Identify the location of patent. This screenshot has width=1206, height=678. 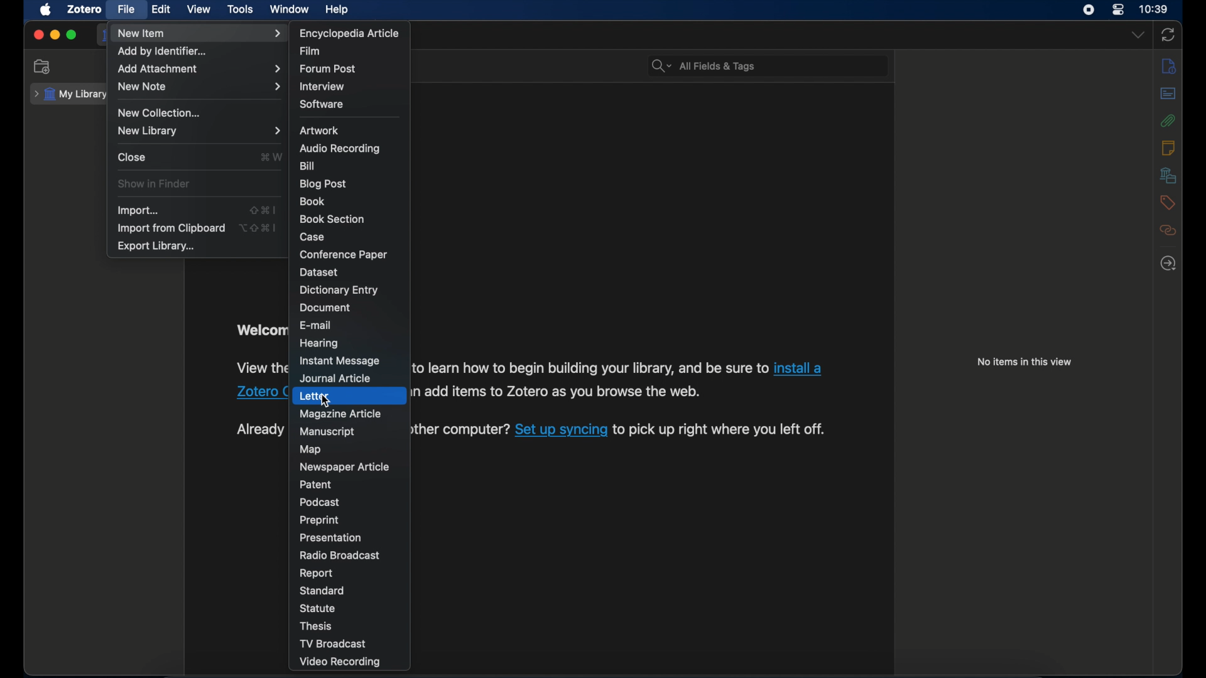
(317, 485).